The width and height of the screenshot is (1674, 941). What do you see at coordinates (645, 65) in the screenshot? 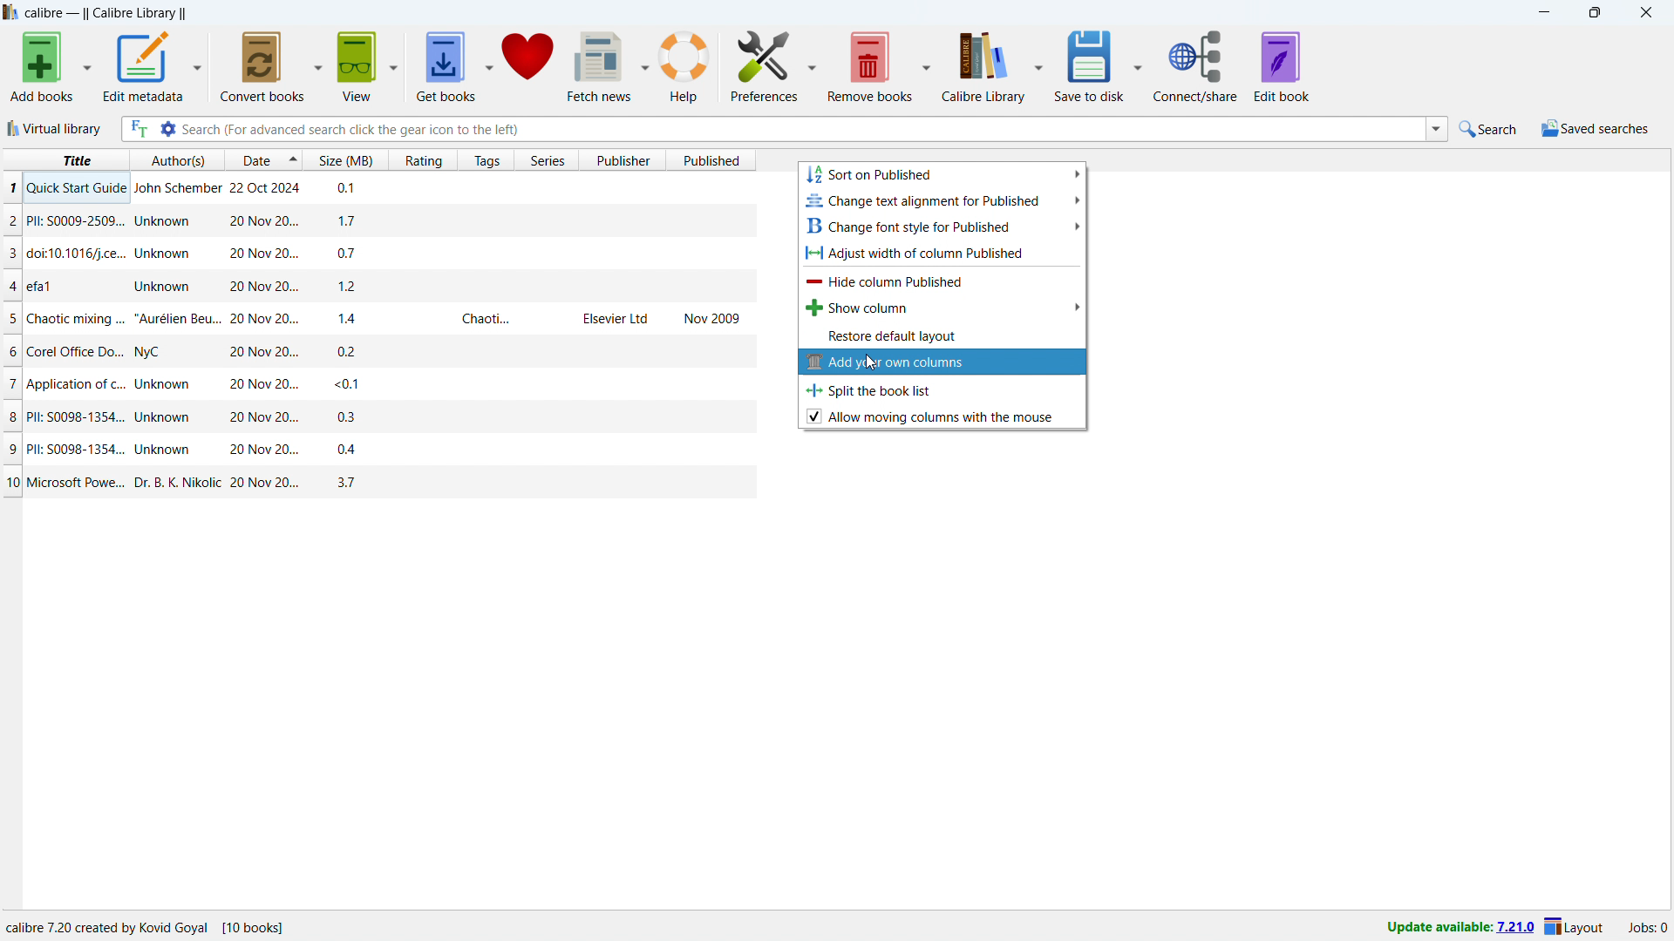
I see `fetch news options` at bounding box center [645, 65].